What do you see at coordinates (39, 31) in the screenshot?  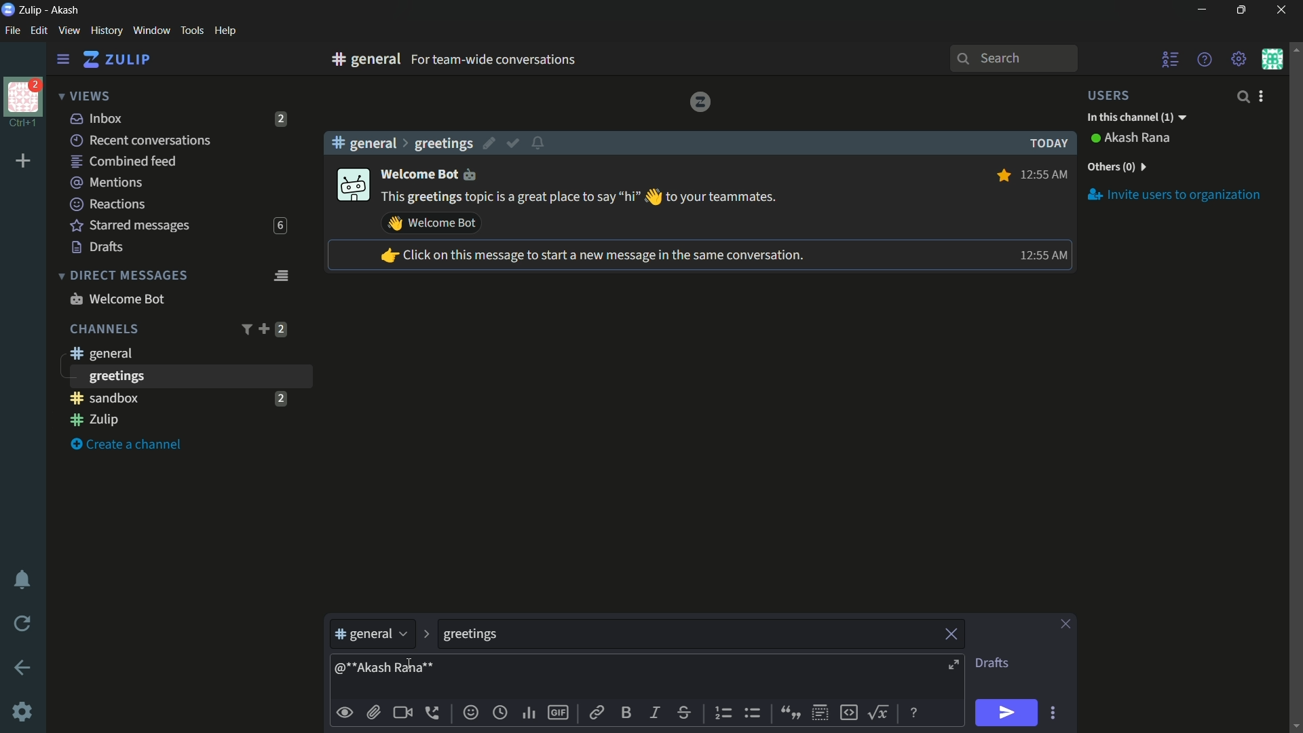 I see `edit menu` at bounding box center [39, 31].